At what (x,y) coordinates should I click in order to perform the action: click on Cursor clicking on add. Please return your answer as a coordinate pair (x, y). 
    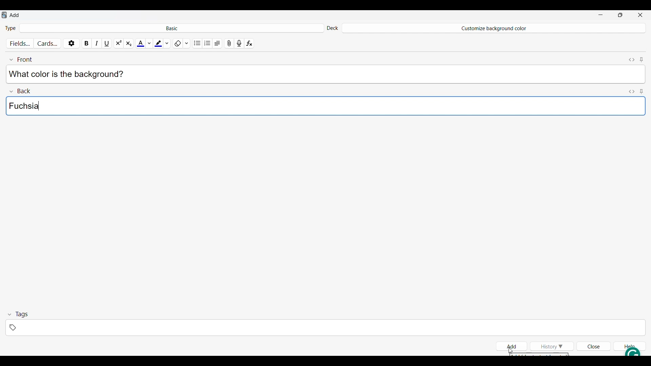
    Looking at the image, I should click on (511, 350).